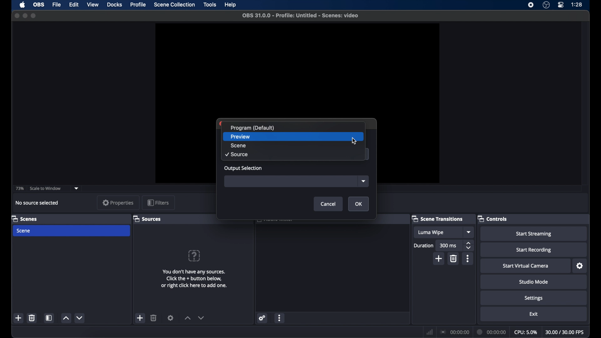  Describe the element at coordinates (158, 203) in the screenshot. I see `filters` at that location.